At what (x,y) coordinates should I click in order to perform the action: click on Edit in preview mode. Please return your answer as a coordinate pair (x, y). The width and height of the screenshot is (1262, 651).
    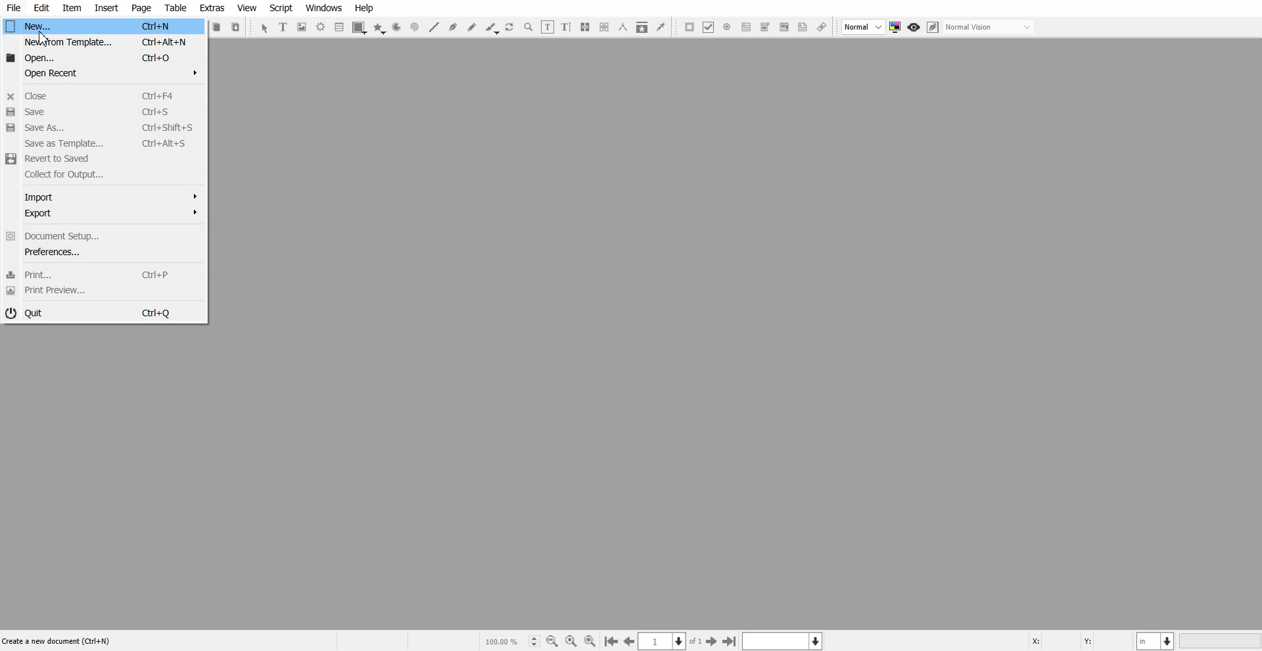
    Looking at the image, I should click on (933, 27).